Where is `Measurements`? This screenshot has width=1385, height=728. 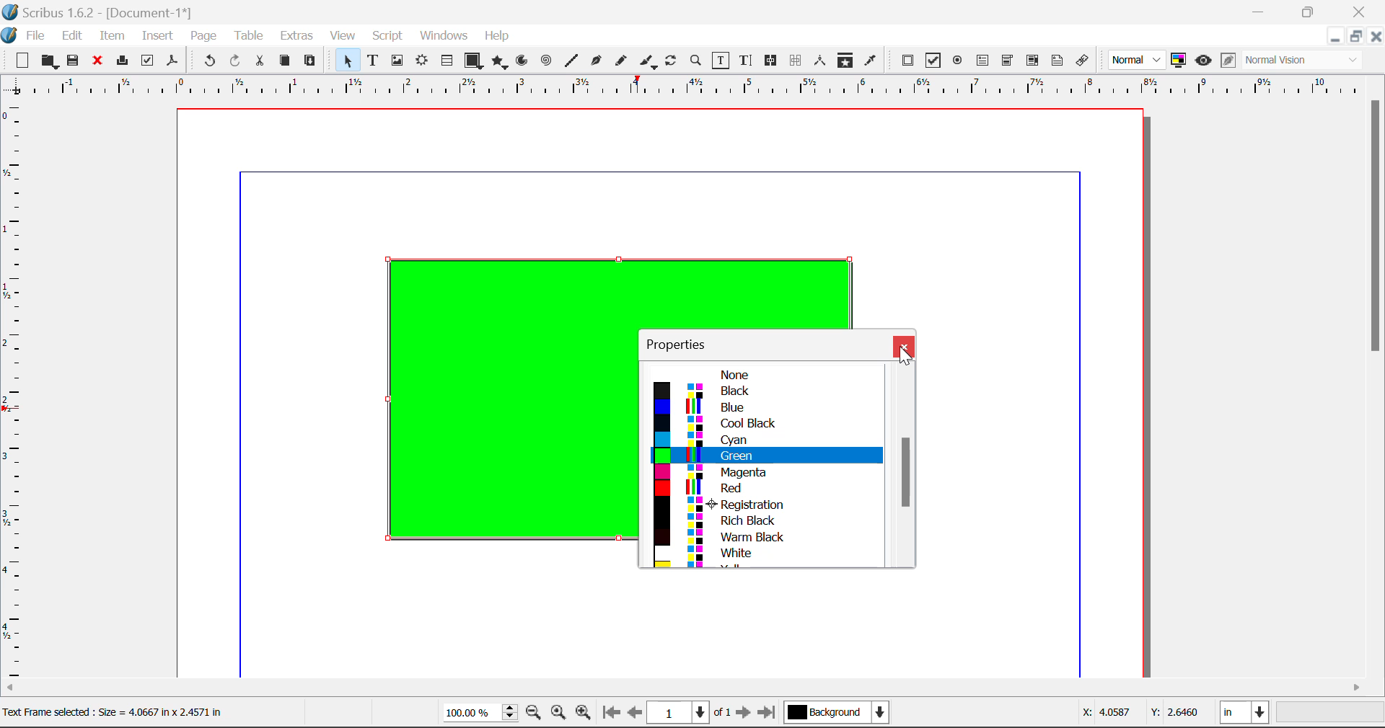 Measurements is located at coordinates (822, 61).